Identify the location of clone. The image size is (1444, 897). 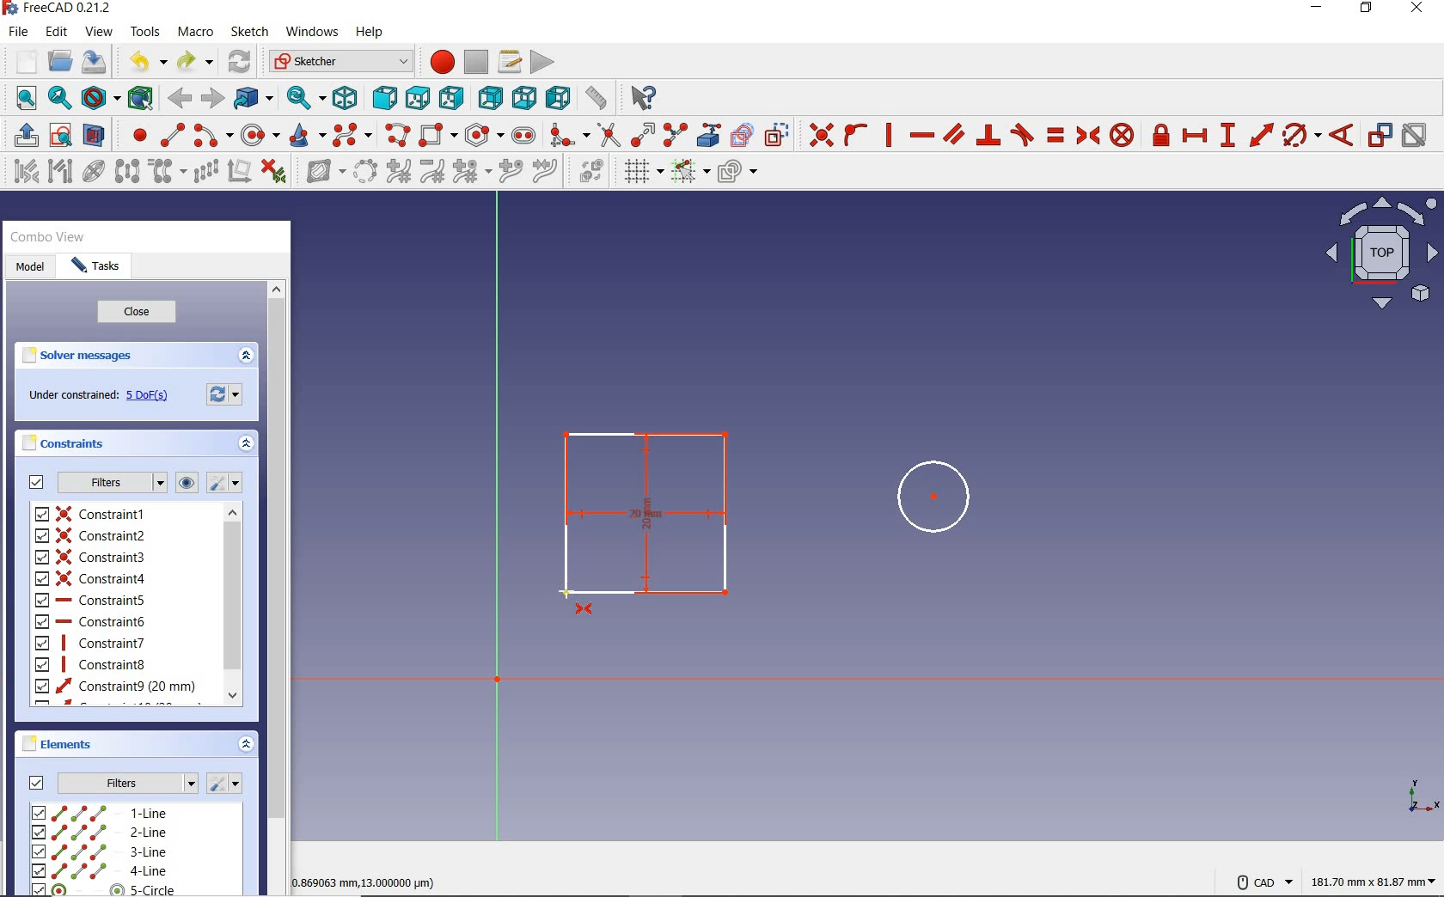
(166, 173).